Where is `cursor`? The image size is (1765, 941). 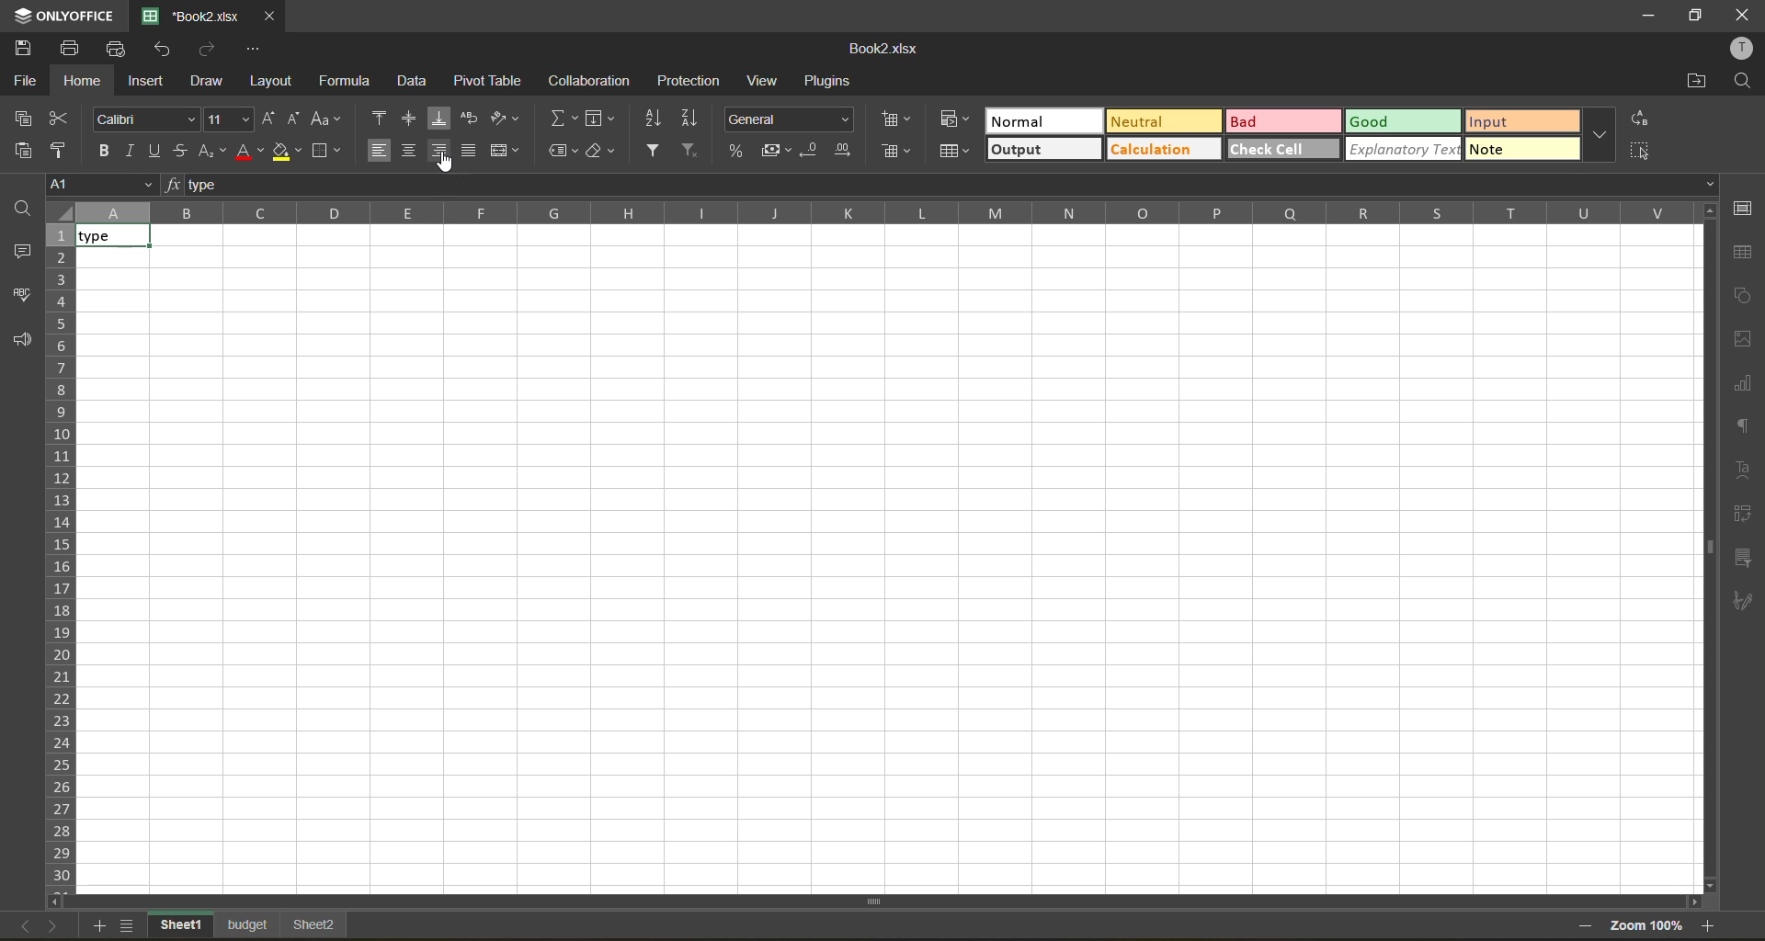
cursor is located at coordinates (444, 163).